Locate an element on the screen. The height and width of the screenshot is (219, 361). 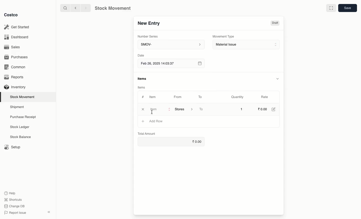
Sales is located at coordinates (13, 47).